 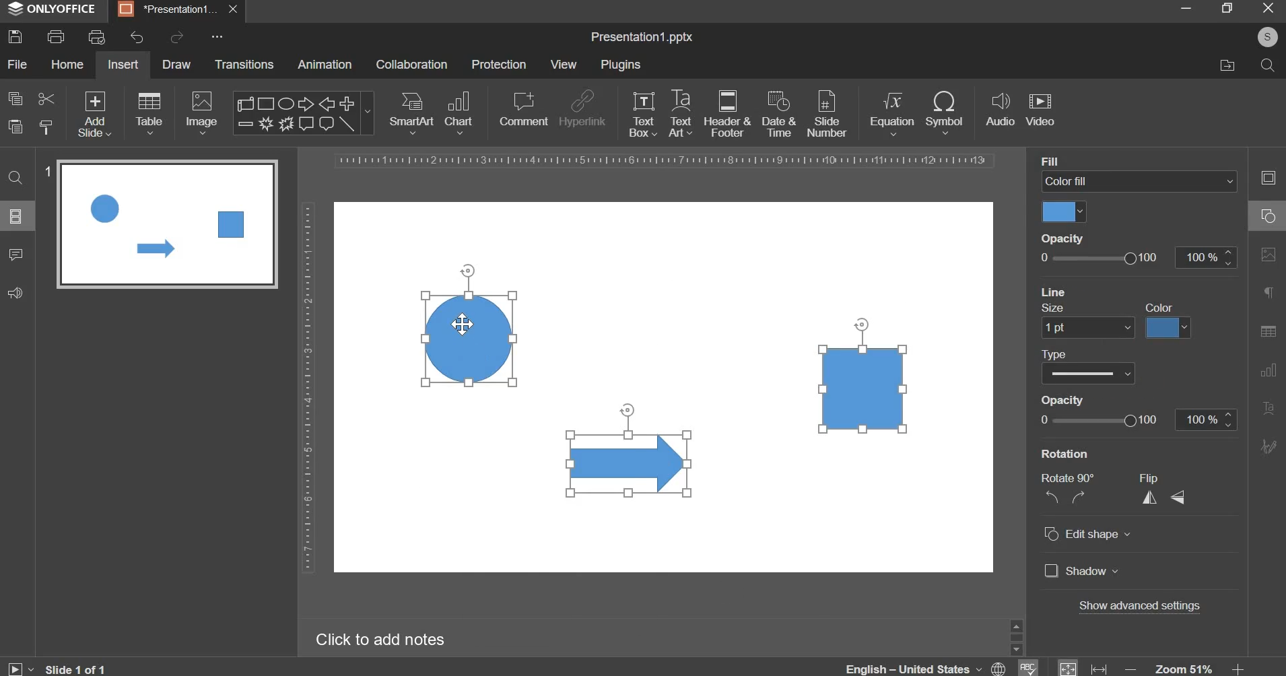 I want to click on fill, so click(x=1059, y=162).